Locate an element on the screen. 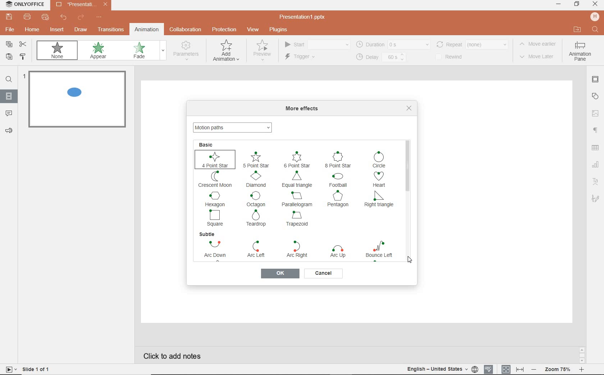 The width and height of the screenshot is (604, 375). appear is located at coordinates (100, 51).